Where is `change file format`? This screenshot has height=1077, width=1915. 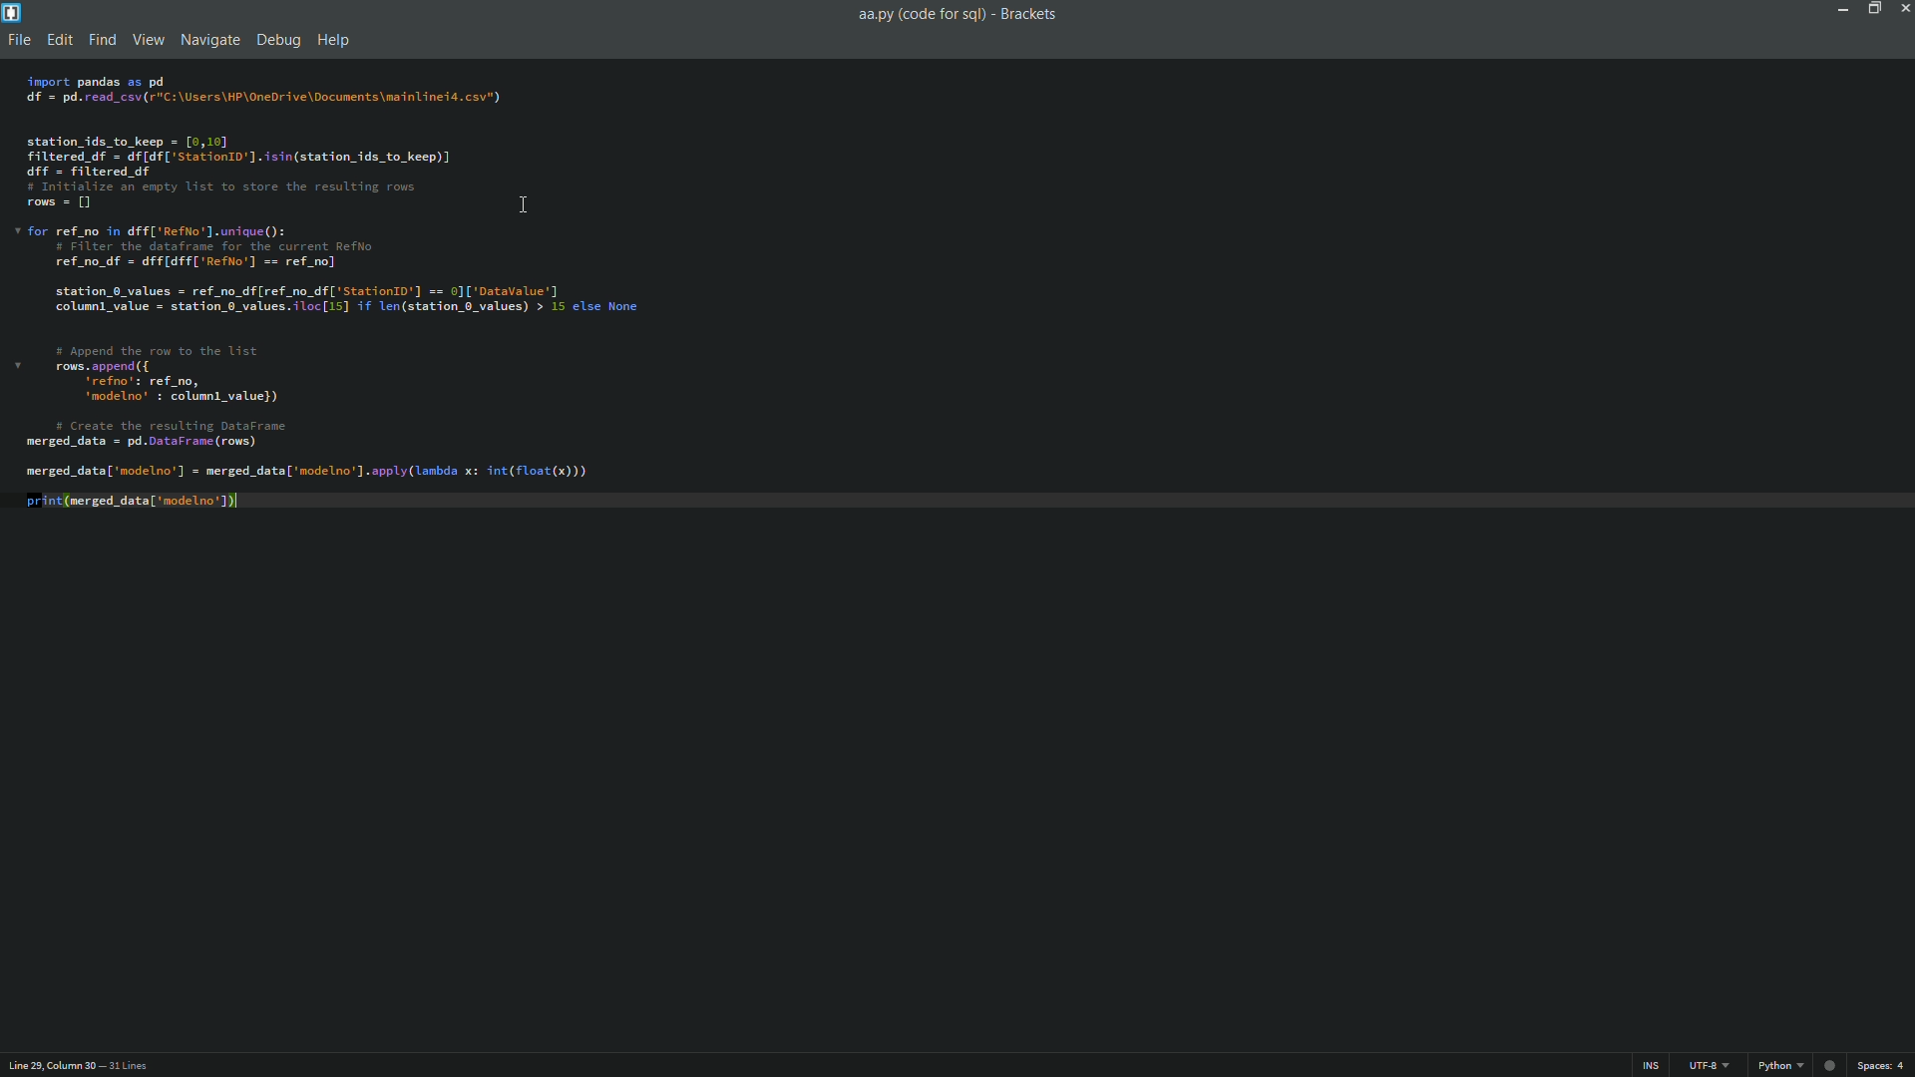 change file format is located at coordinates (1779, 1064).